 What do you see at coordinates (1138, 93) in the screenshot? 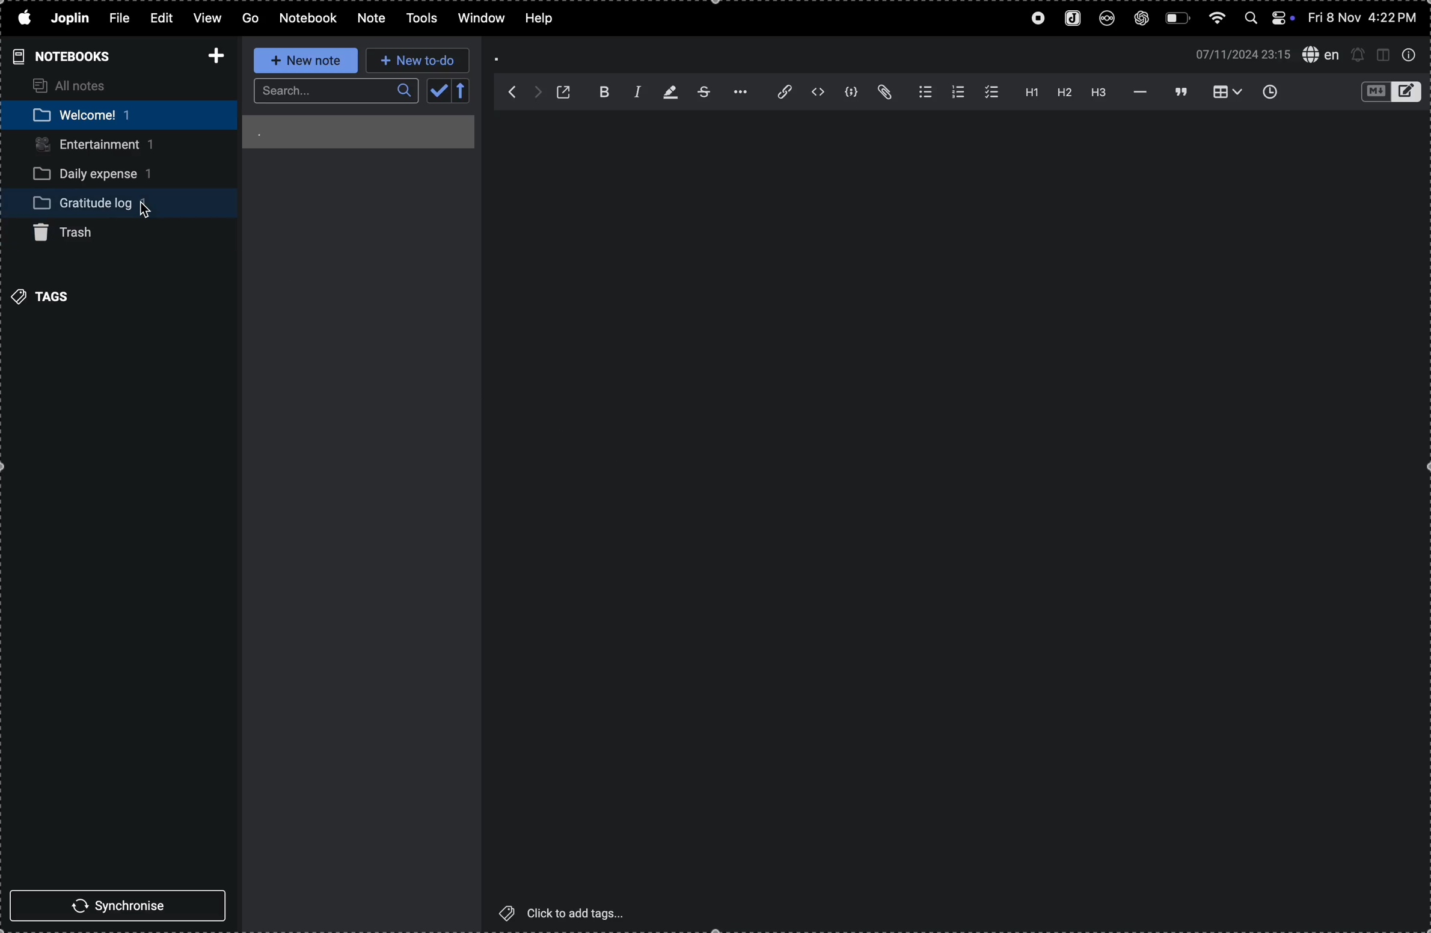
I see `horrizontal line` at bounding box center [1138, 93].